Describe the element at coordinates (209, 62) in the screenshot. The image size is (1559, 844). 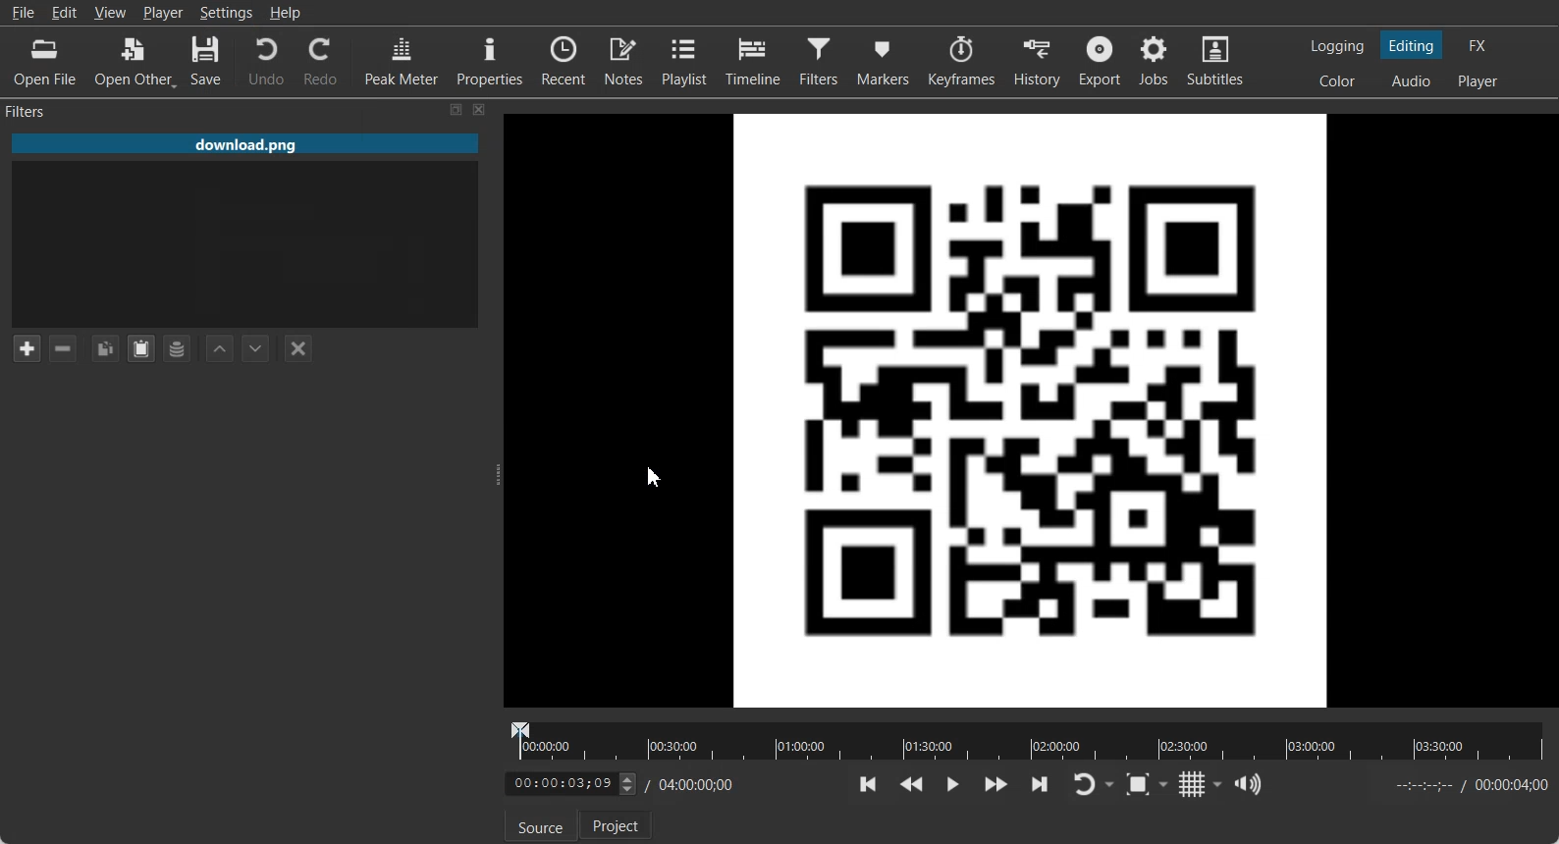
I see `Save` at that location.